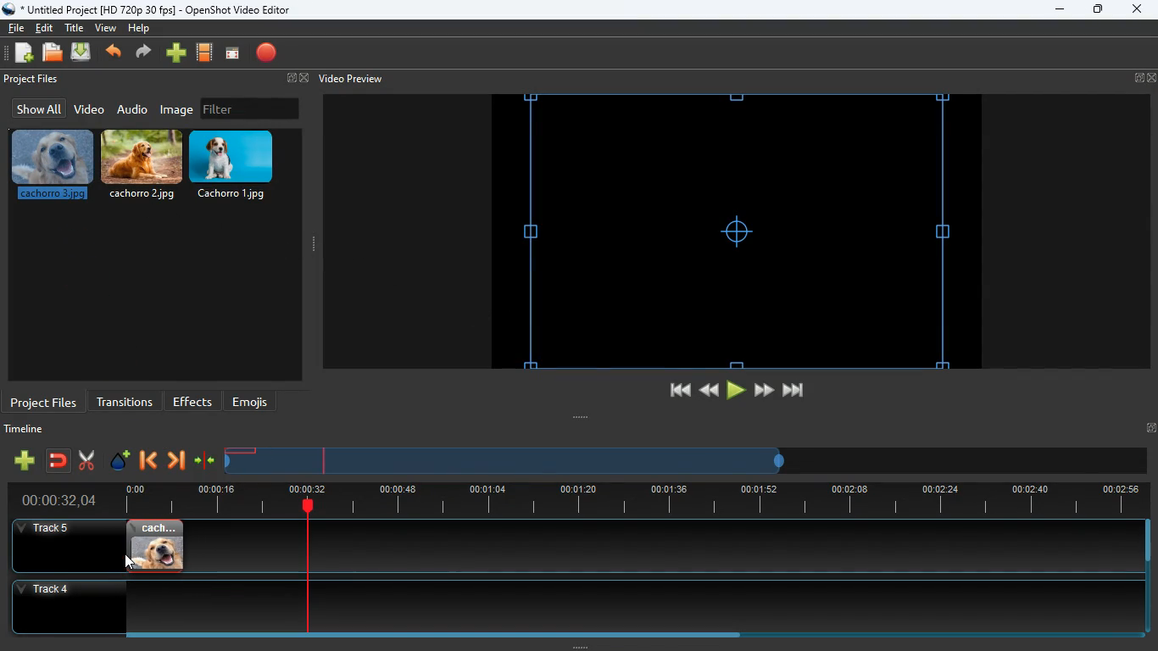 This screenshot has height=651, width=1158. I want to click on screen, so click(736, 231).